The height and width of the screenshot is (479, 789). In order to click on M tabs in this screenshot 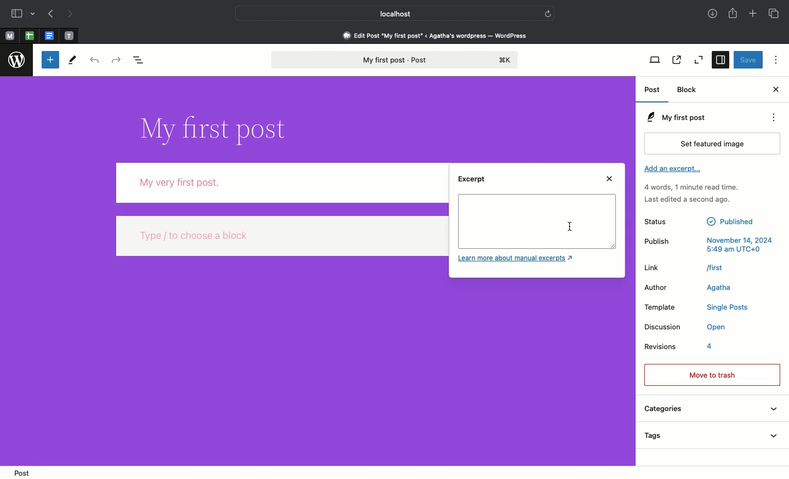, I will do `click(8, 35)`.